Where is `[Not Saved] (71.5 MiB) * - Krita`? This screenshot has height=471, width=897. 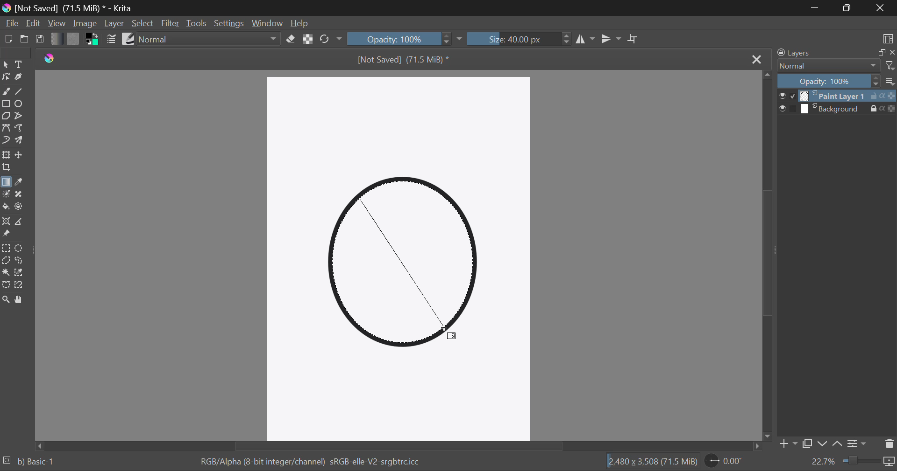
[Not Saved] (71.5 MiB) * - Krita is located at coordinates (74, 9).